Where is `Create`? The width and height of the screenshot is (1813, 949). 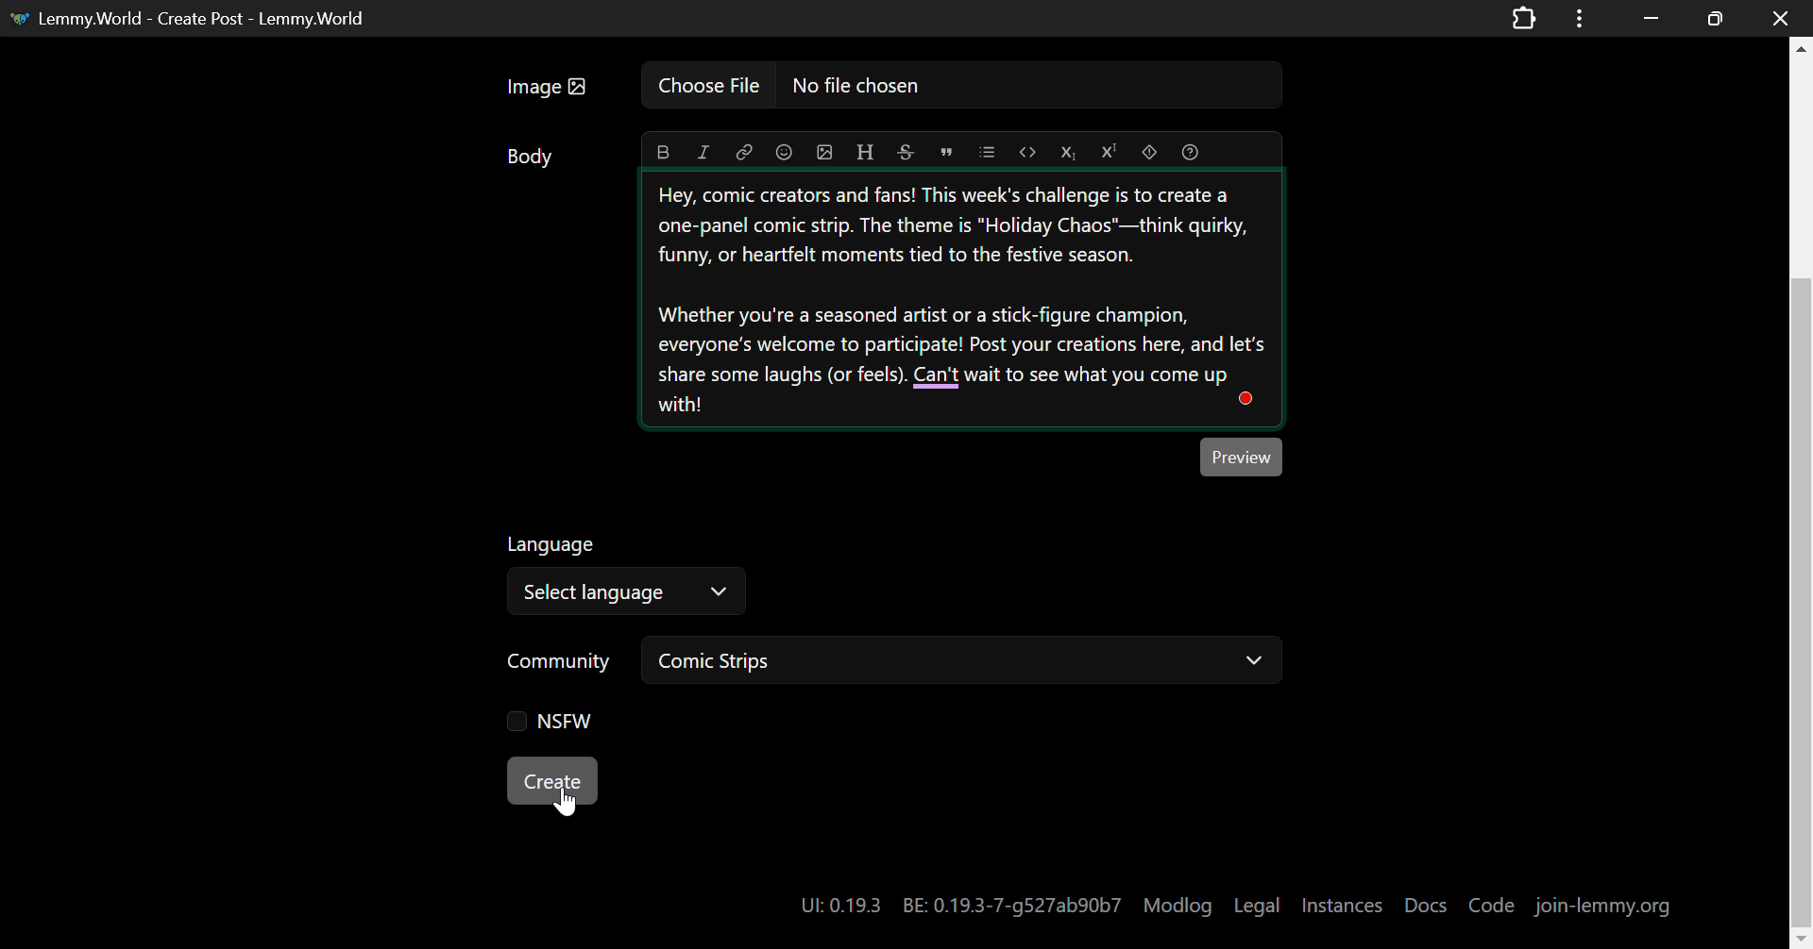 Create is located at coordinates (554, 782).